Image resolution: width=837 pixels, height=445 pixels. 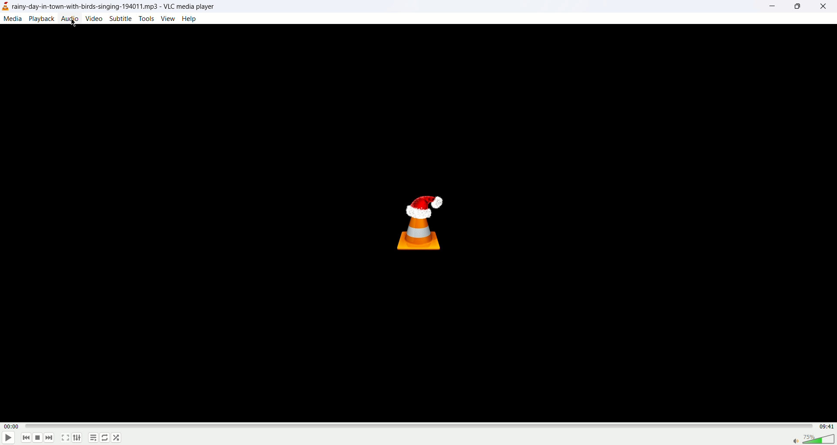 I want to click on mouse cursor, so click(x=75, y=24).